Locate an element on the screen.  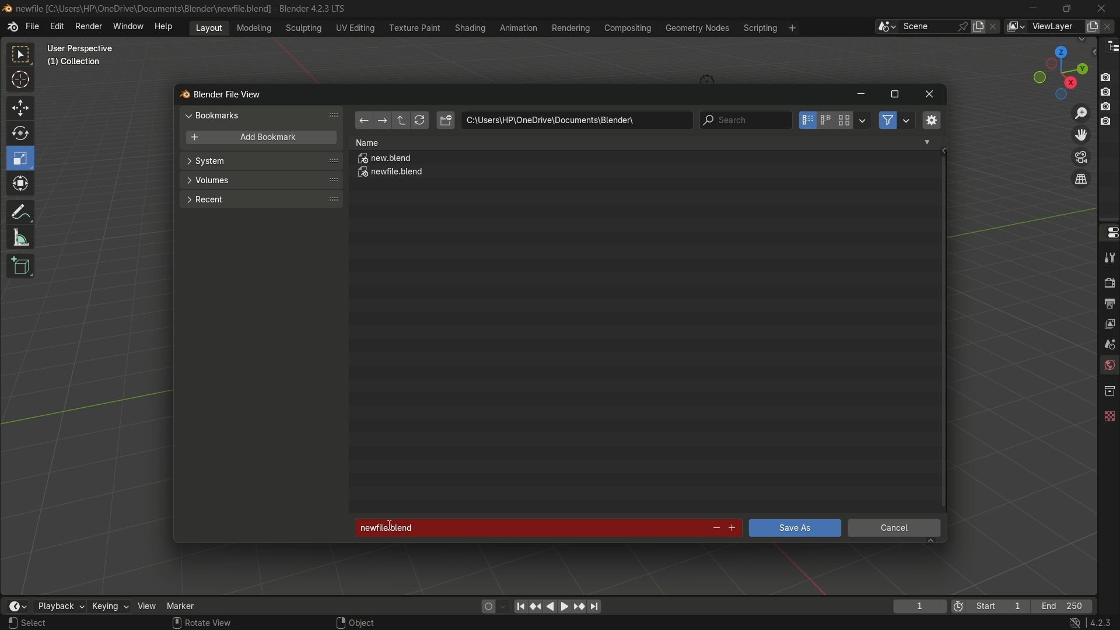
playback is located at coordinates (59, 606).